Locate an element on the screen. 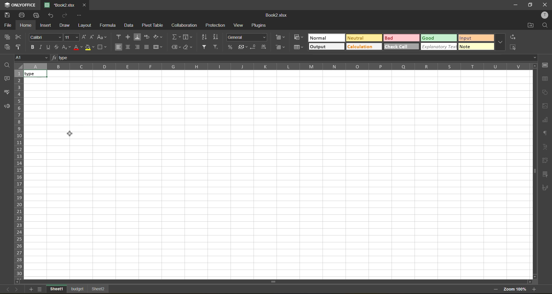  layout is located at coordinates (85, 25).